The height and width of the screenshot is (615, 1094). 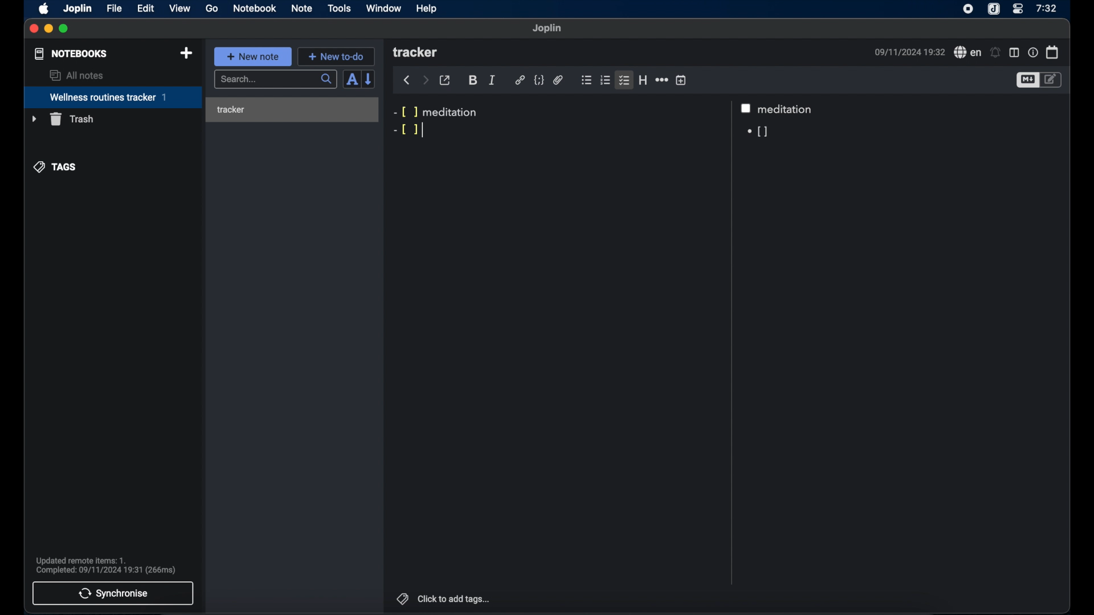 What do you see at coordinates (1027, 80) in the screenshot?
I see `toggle editor` at bounding box center [1027, 80].